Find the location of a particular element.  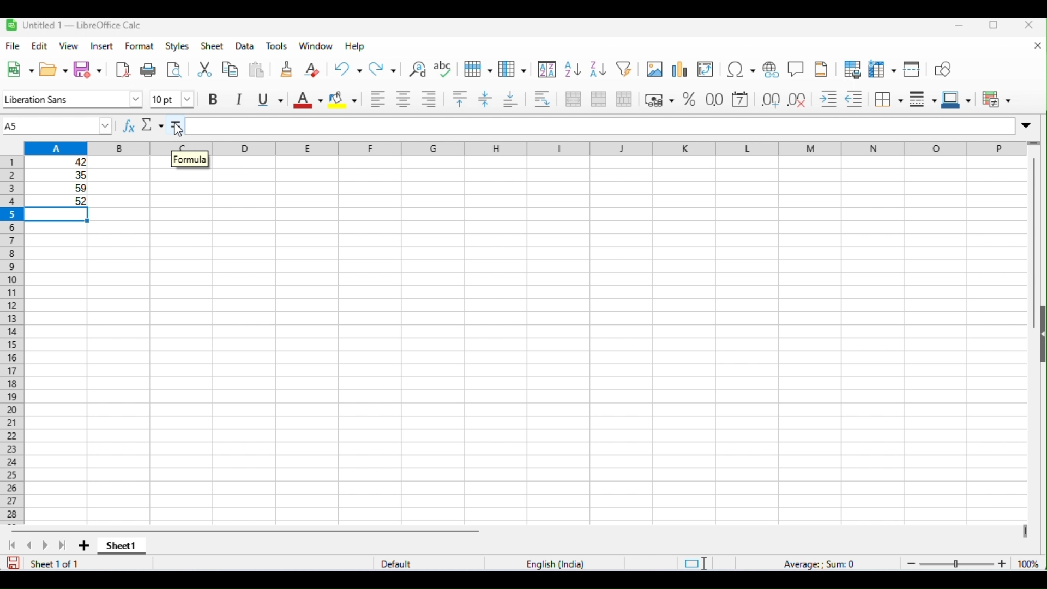

data is located at coordinates (245, 46).